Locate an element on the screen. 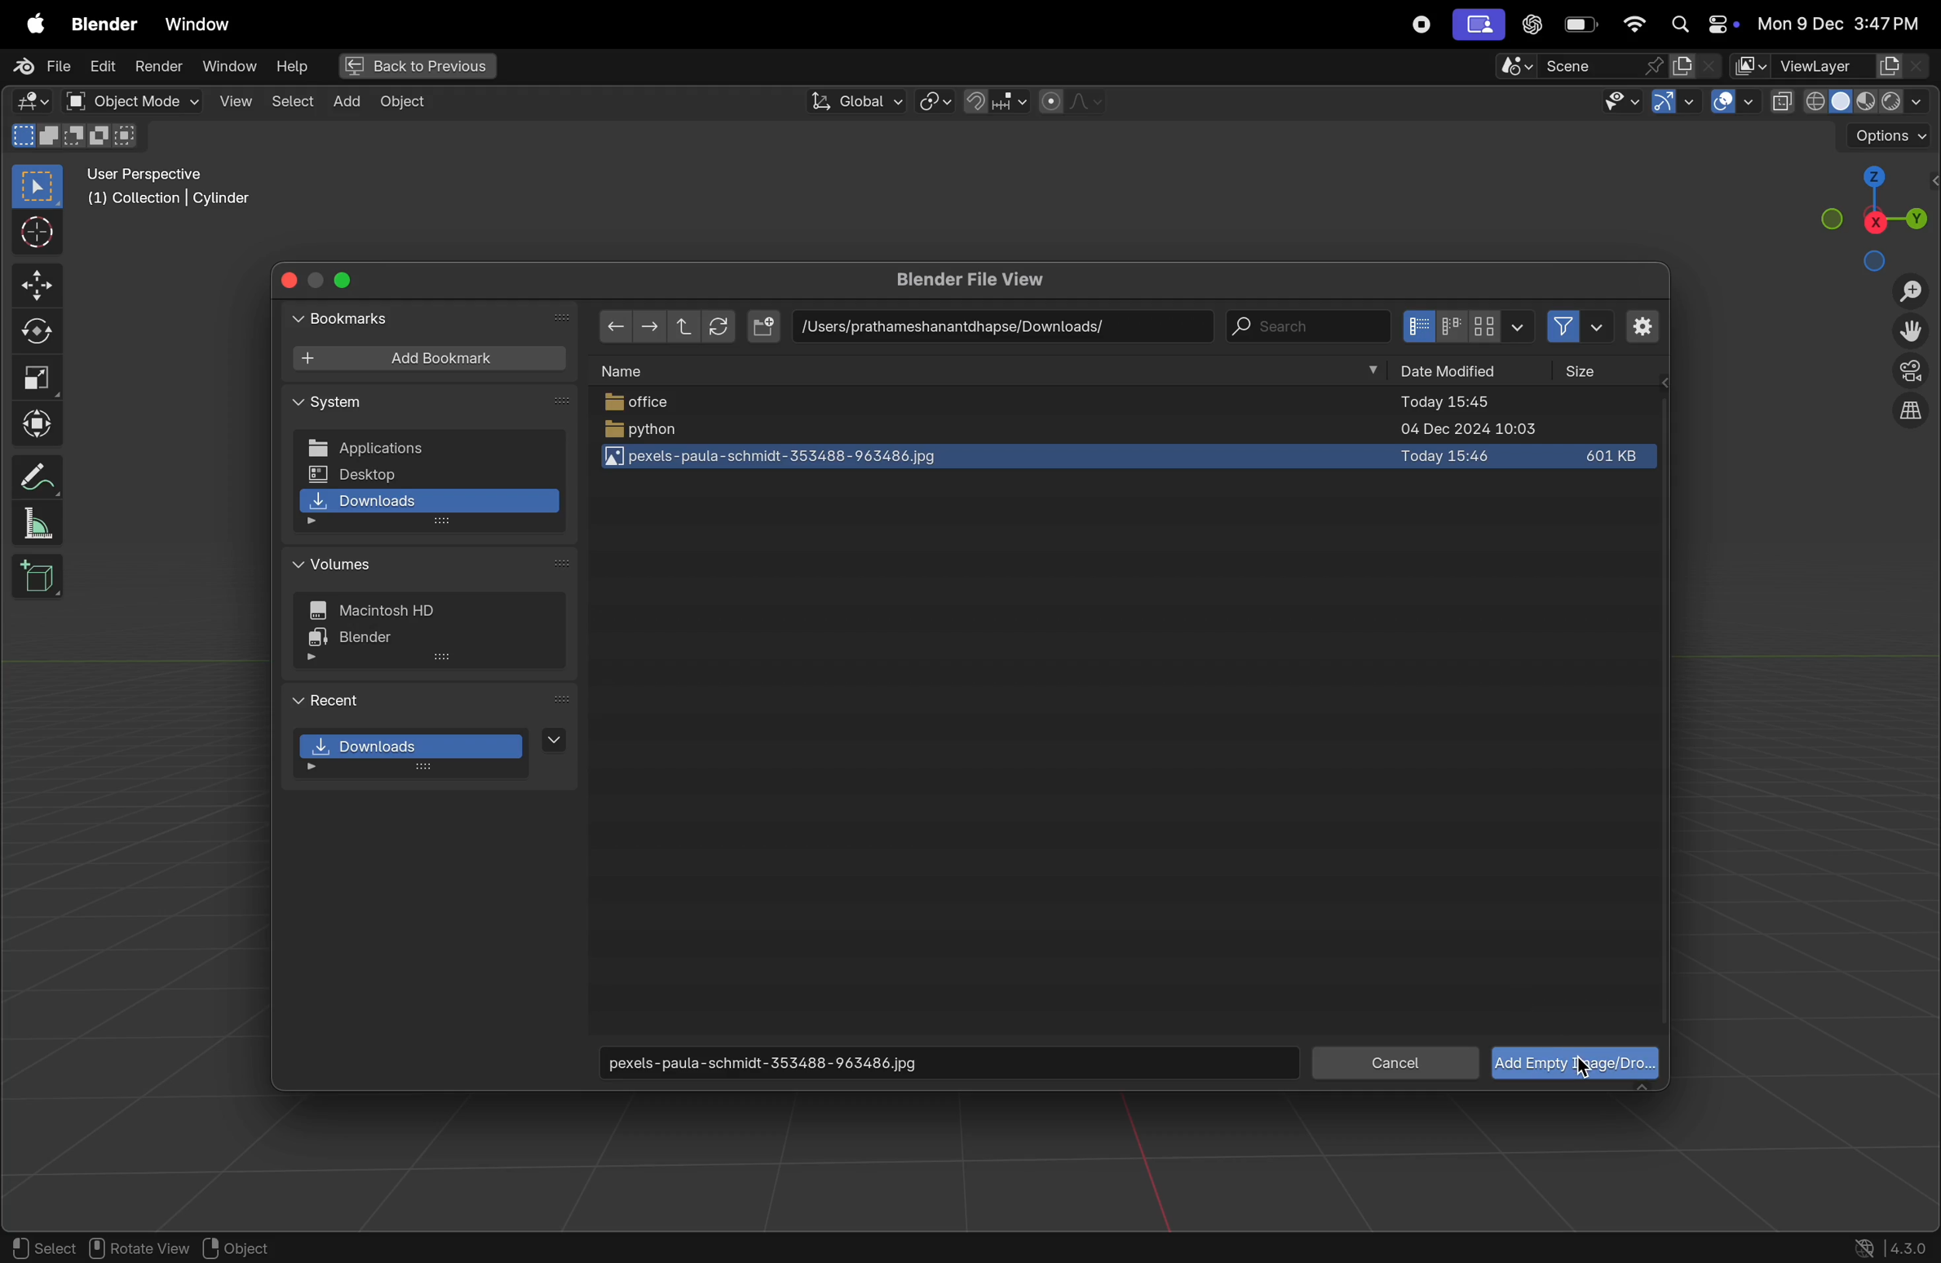  wifi is located at coordinates (1634, 24).